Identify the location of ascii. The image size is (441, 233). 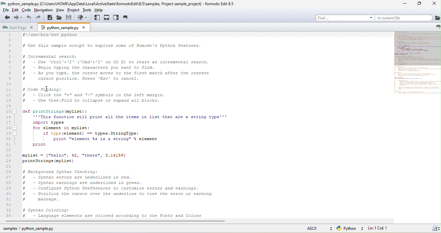
(319, 229).